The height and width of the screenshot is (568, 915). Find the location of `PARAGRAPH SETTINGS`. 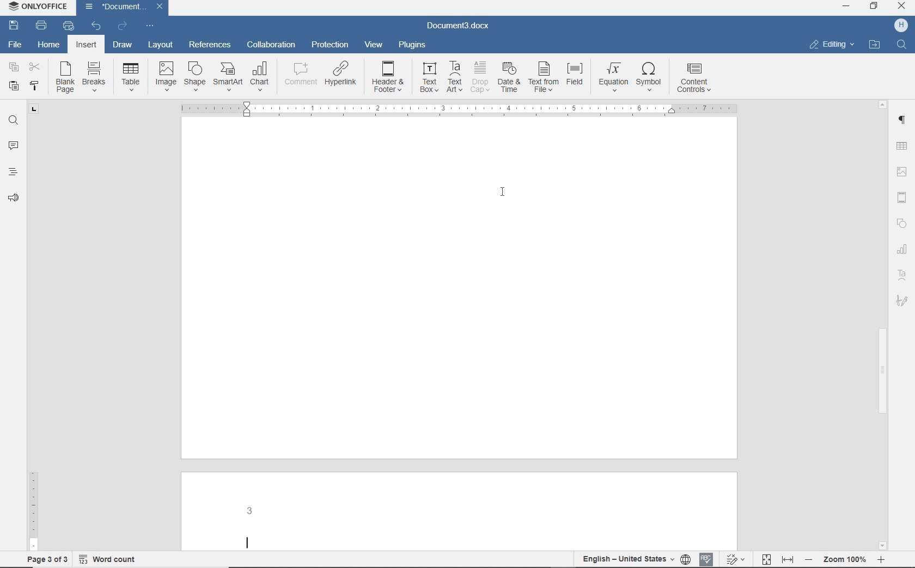

PARAGRAPH SETTINGS is located at coordinates (902, 120).